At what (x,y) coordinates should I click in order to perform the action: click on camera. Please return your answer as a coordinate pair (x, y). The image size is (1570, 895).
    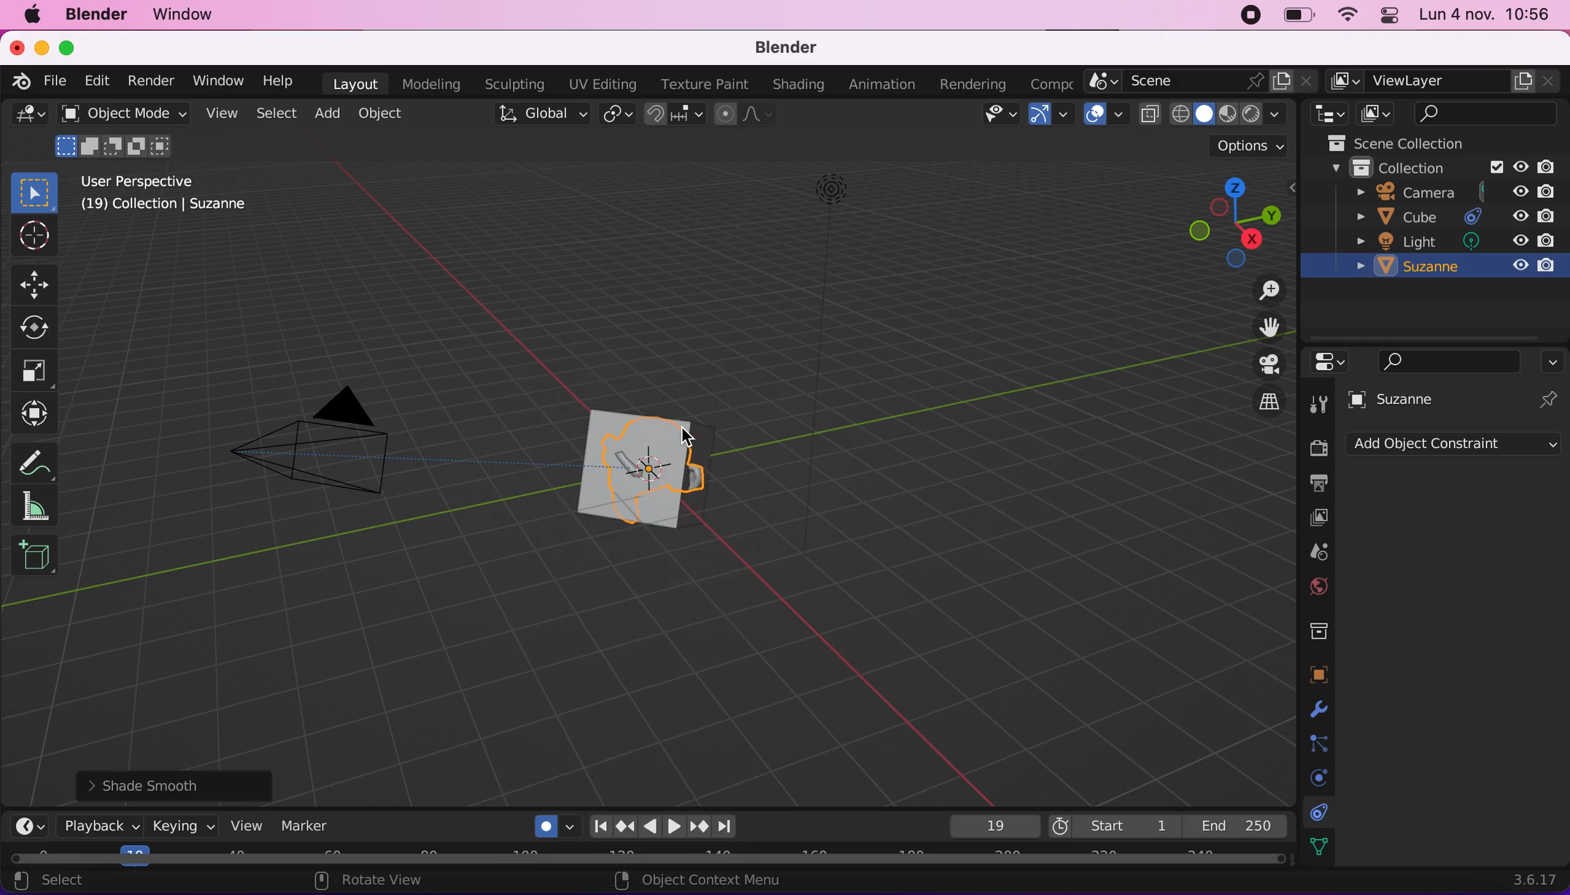
    Looking at the image, I should click on (318, 457).